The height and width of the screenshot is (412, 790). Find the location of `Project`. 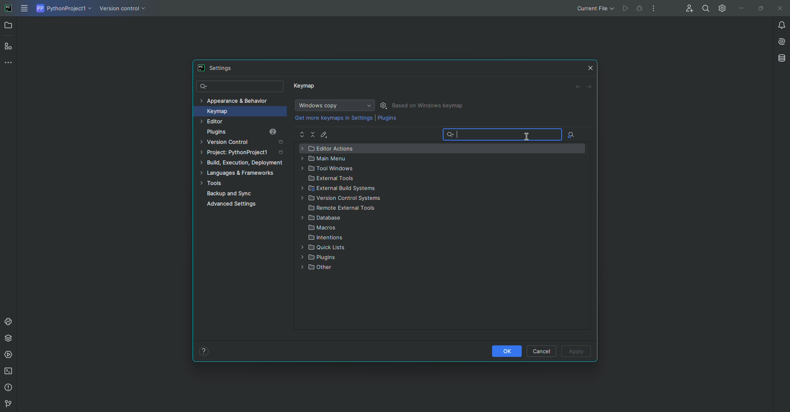

Project is located at coordinates (243, 154).